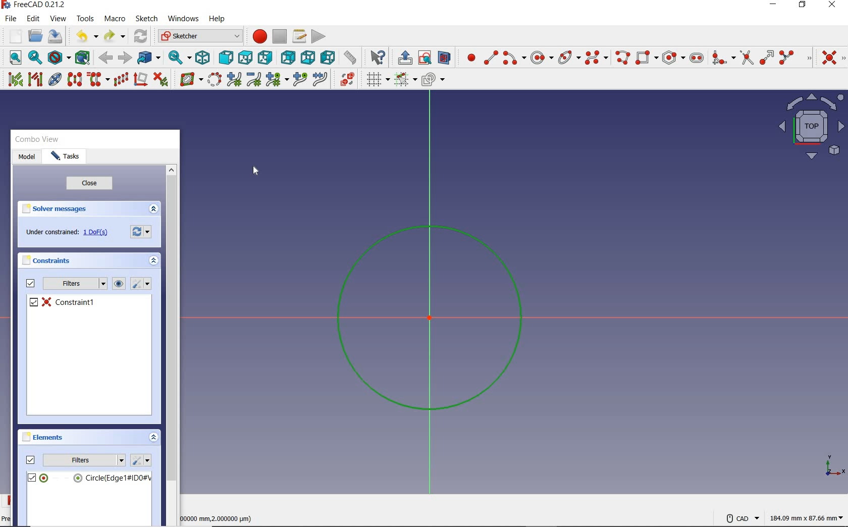  I want to click on open, so click(35, 36).